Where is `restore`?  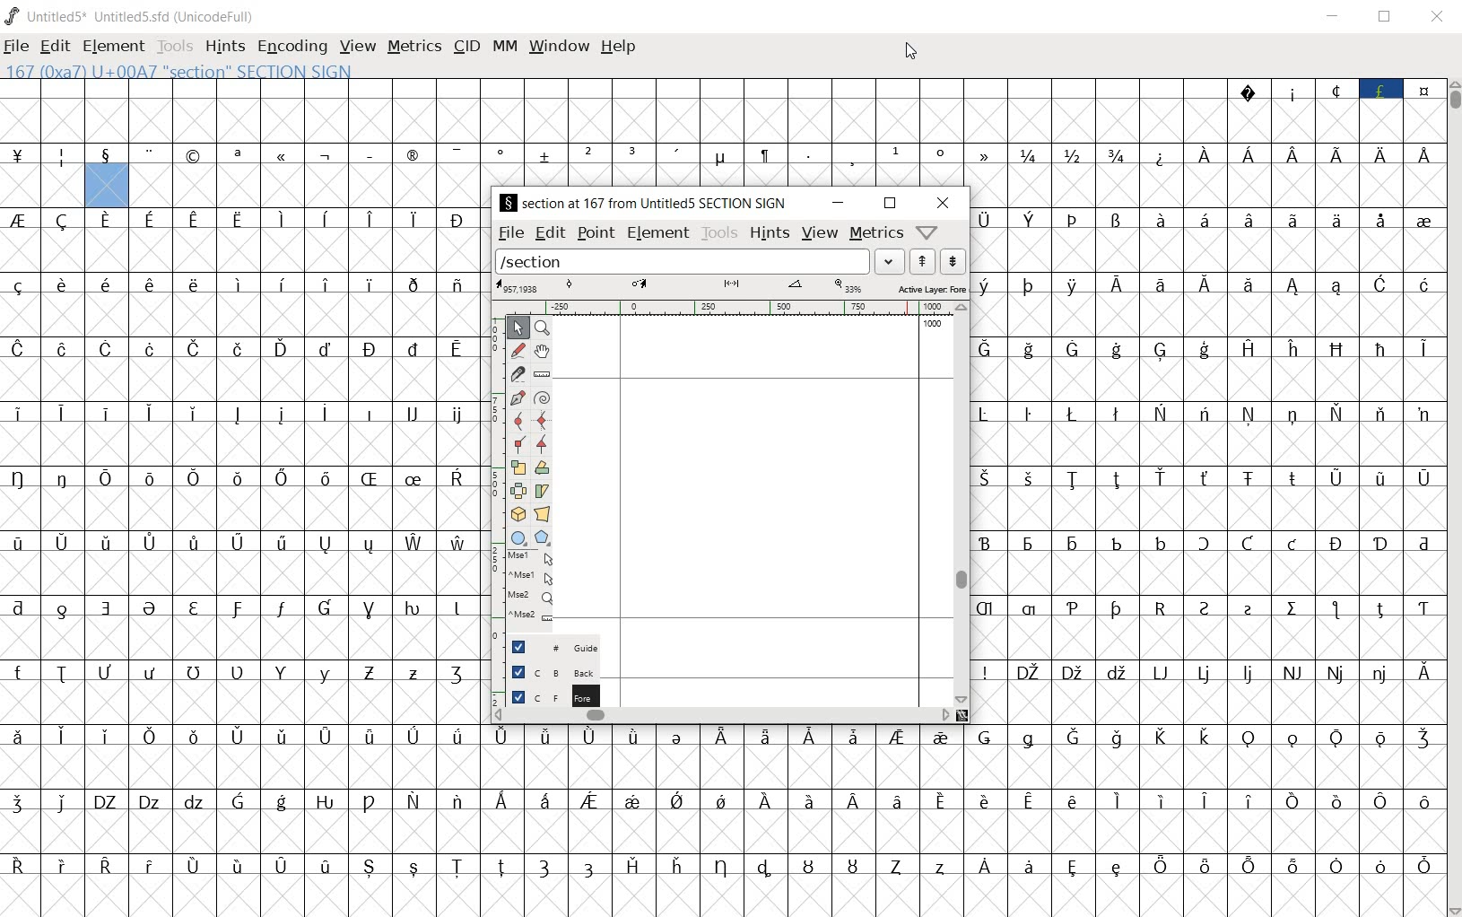 restore is located at coordinates (890, 204).